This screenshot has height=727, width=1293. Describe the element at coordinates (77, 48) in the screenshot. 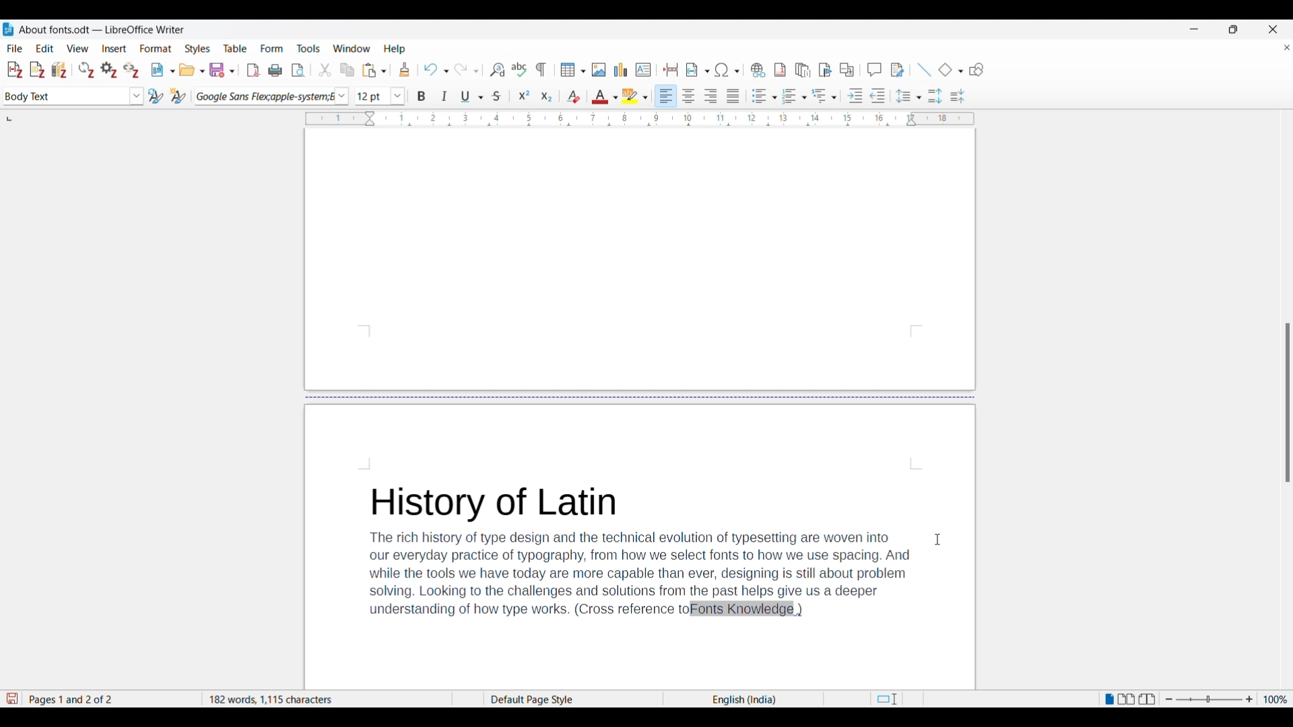

I see `View menu` at that location.